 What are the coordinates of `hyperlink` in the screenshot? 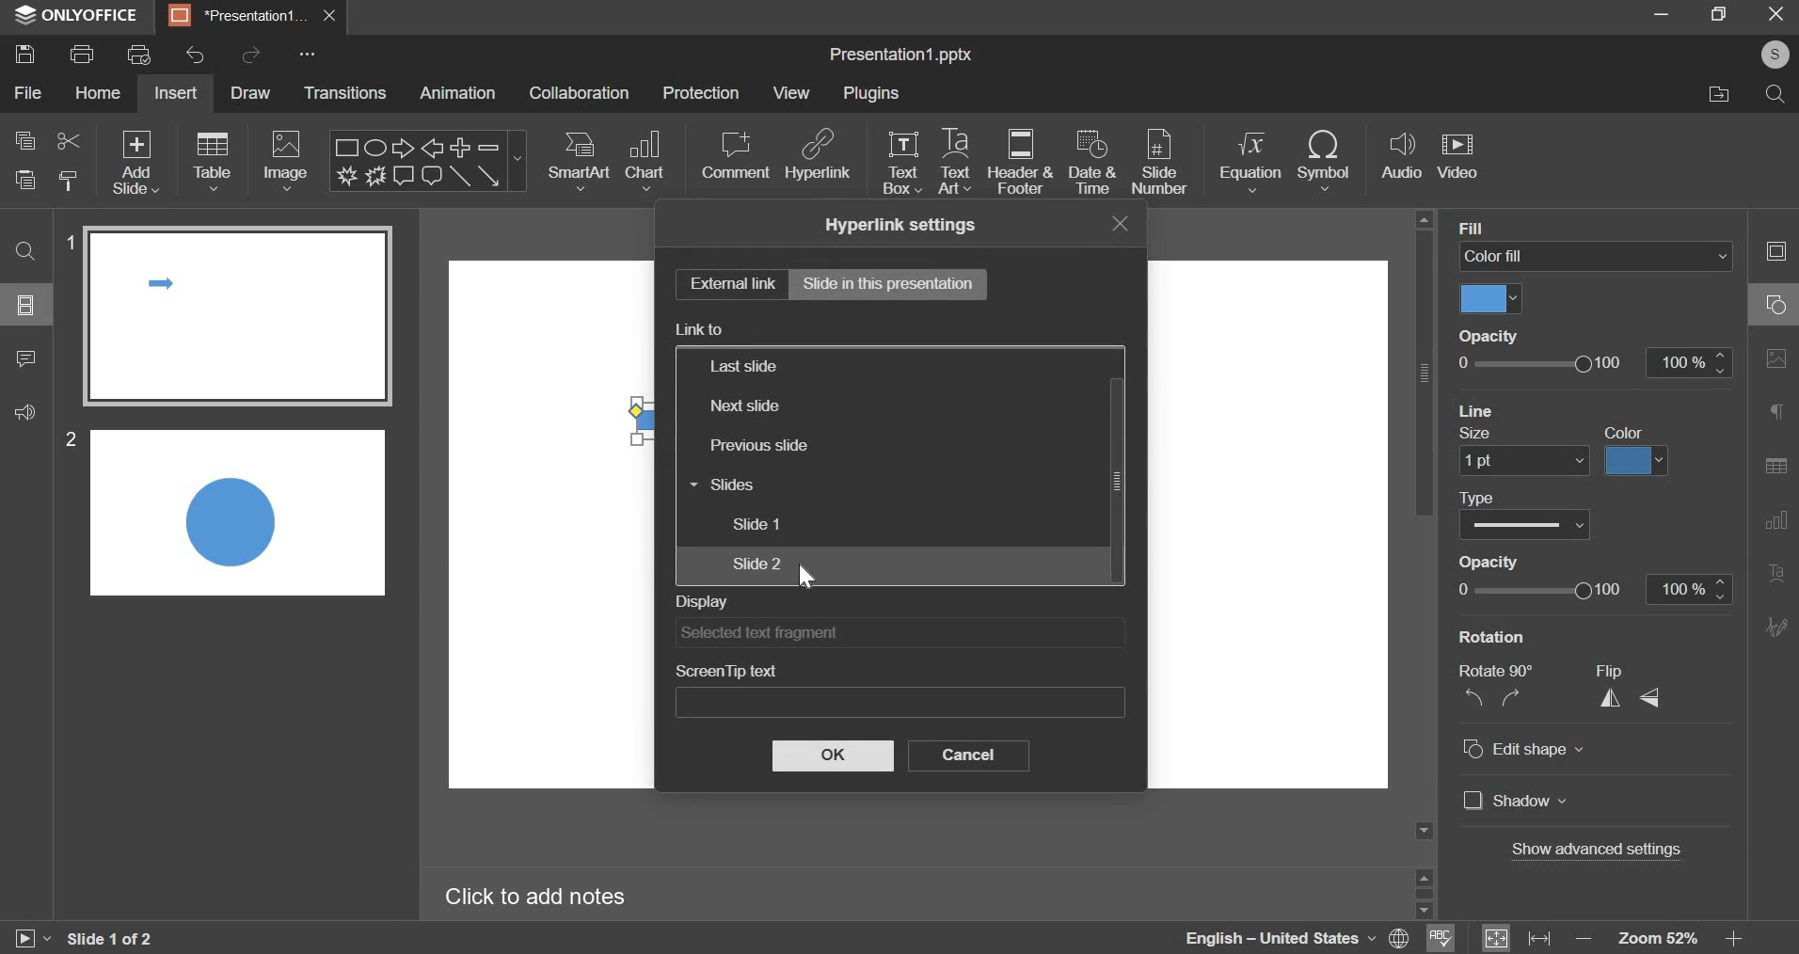 It's located at (818, 157).